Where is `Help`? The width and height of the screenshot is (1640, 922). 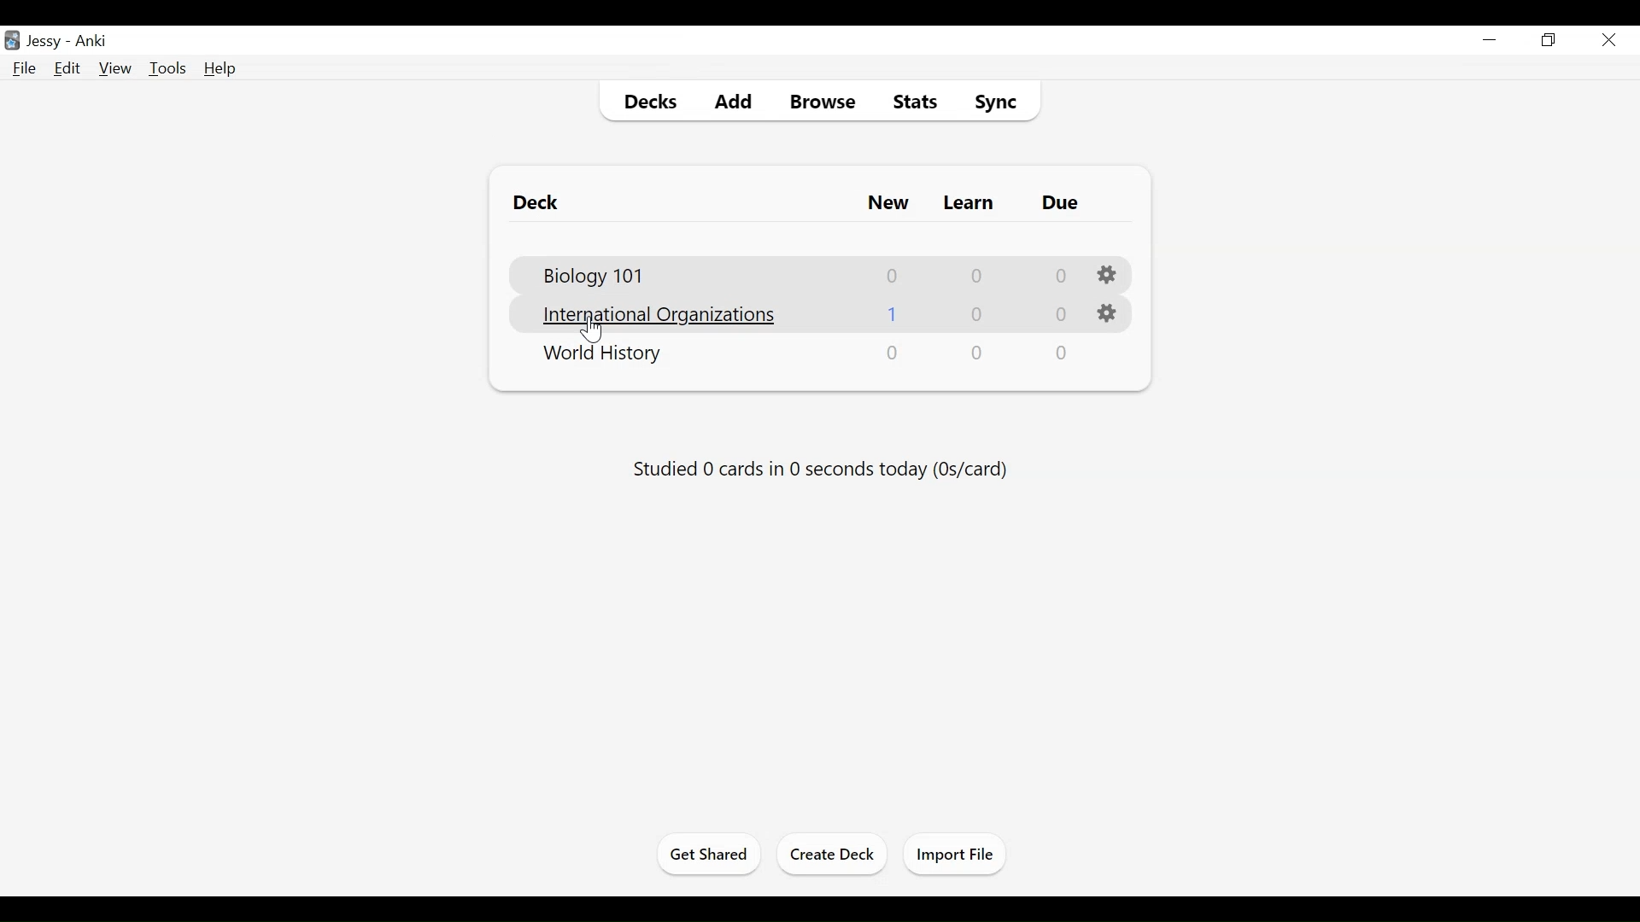
Help is located at coordinates (222, 70).